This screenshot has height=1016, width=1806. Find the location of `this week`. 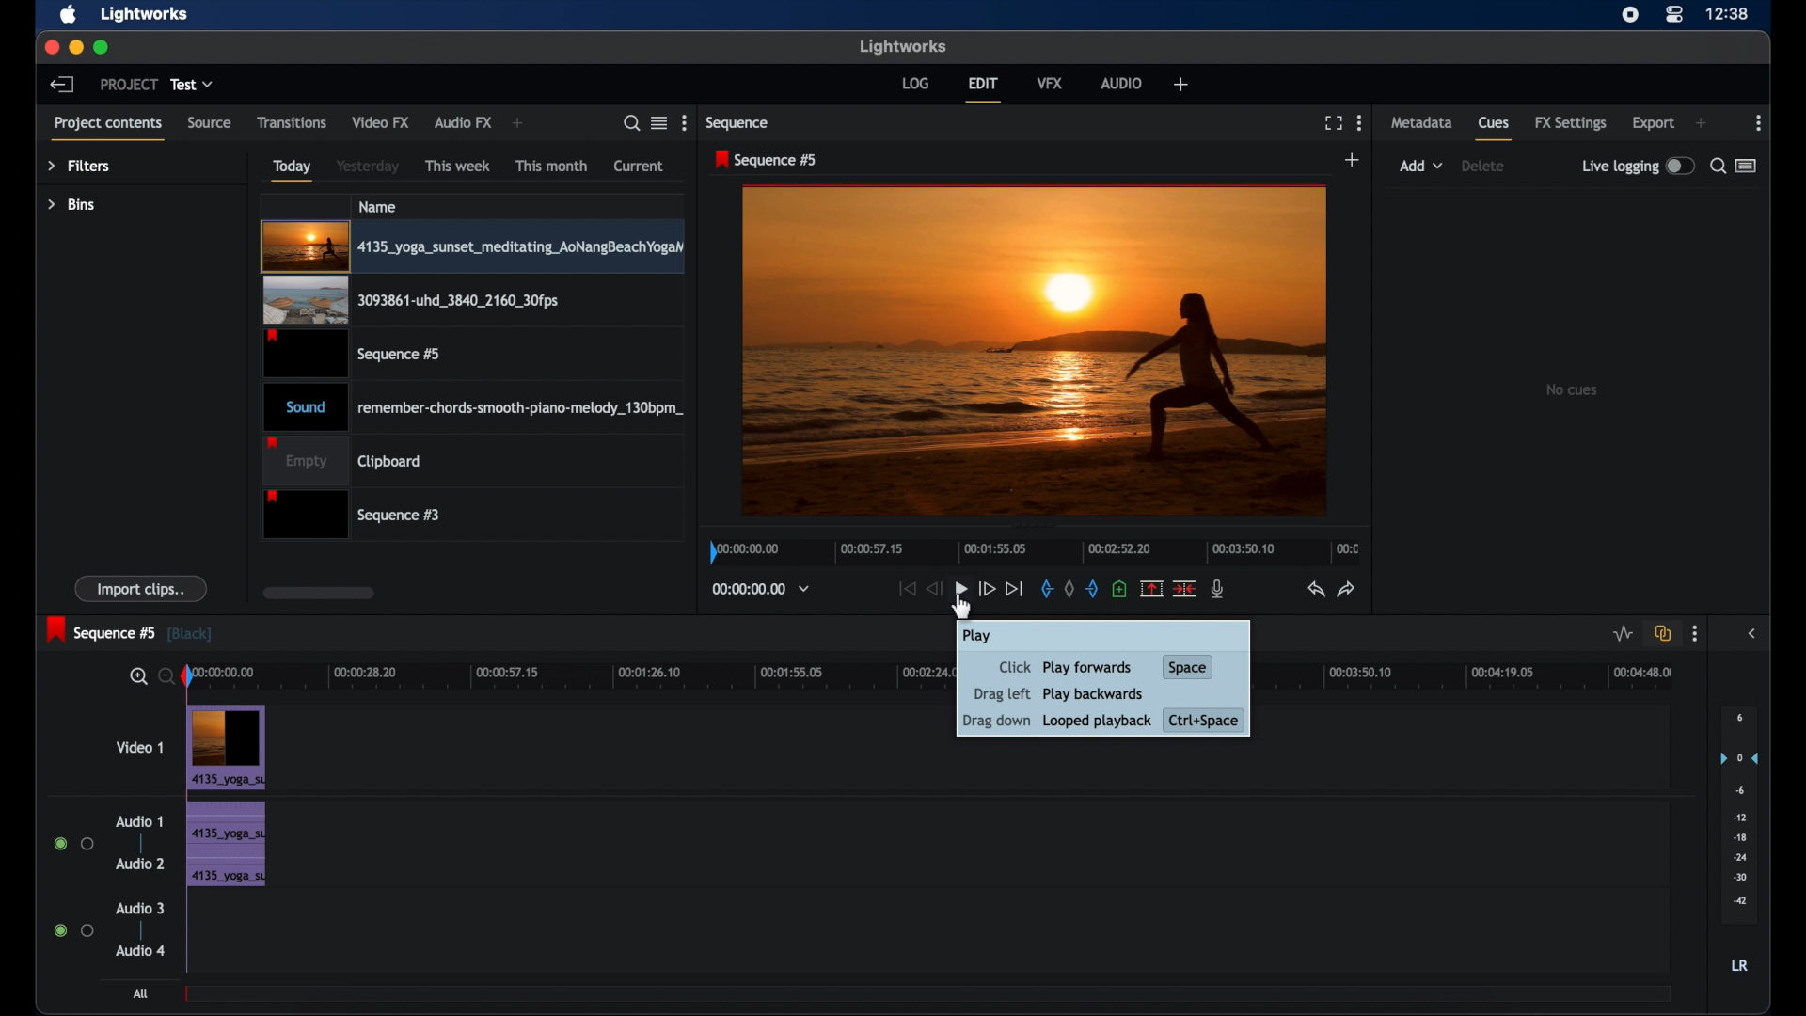

this week is located at coordinates (458, 165).